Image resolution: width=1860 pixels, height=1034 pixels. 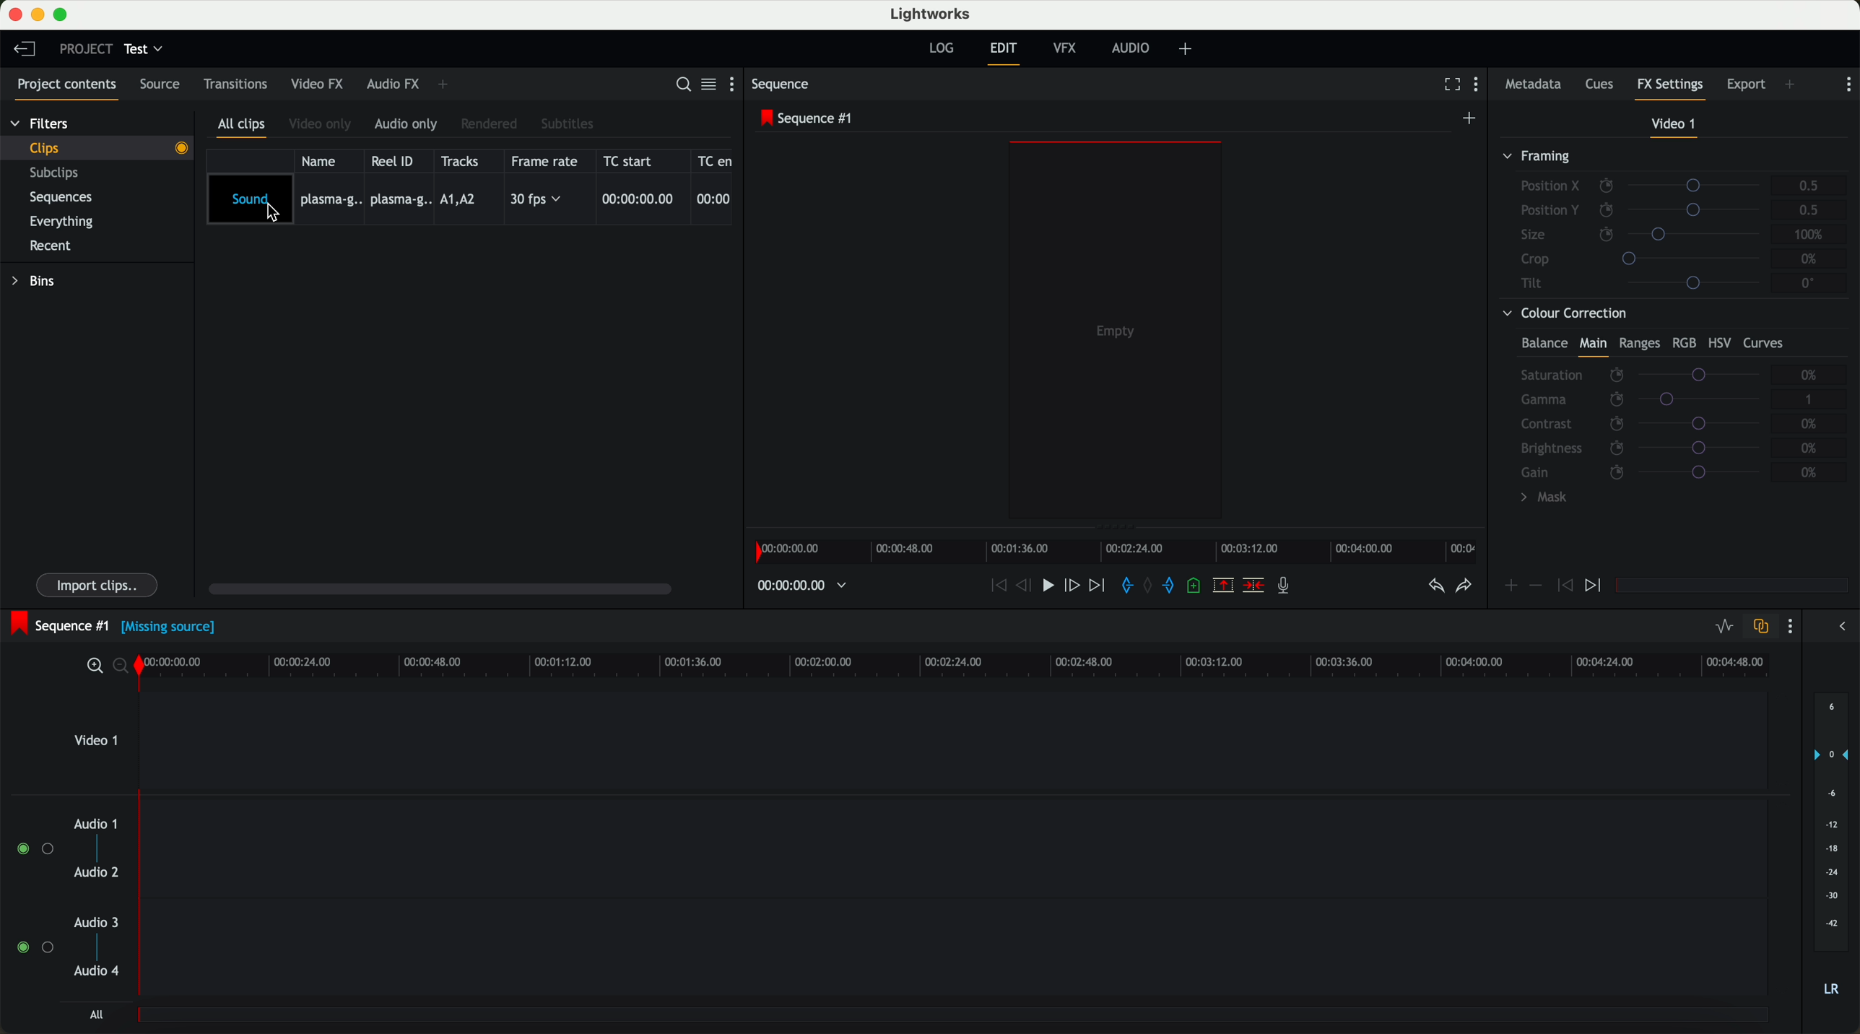 I want to click on exit, so click(x=1003, y=53).